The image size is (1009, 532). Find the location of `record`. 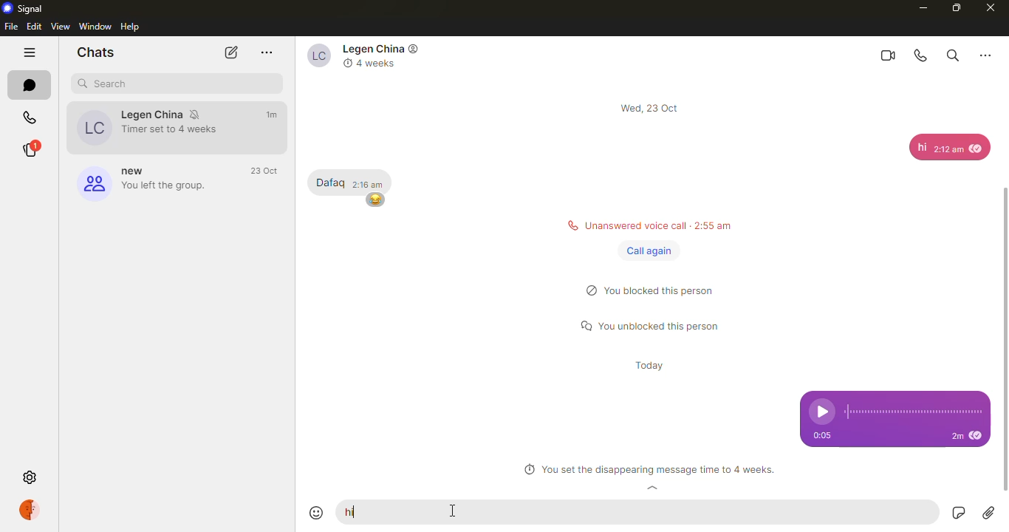

record is located at coordinates (957, 514).